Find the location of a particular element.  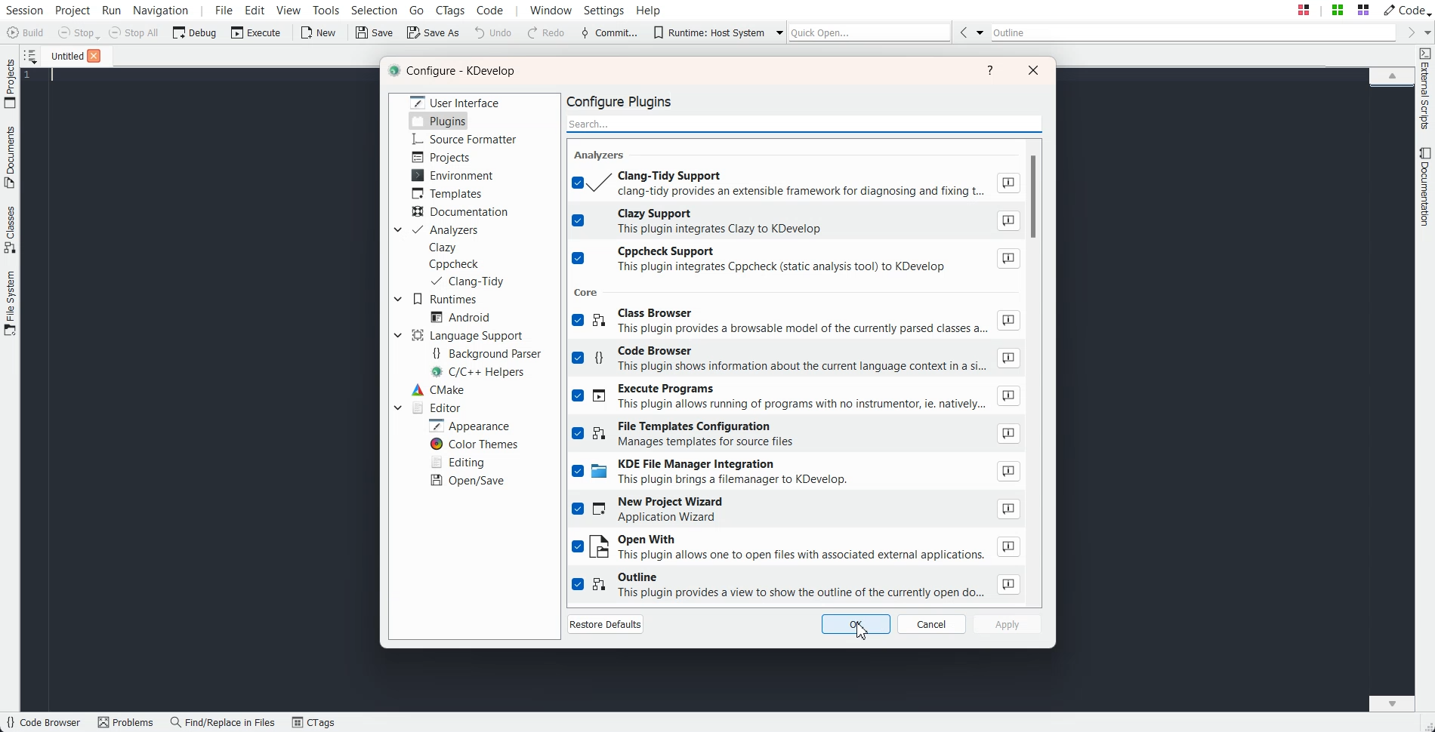

Cppcheck is located at coordinates (456, 264).